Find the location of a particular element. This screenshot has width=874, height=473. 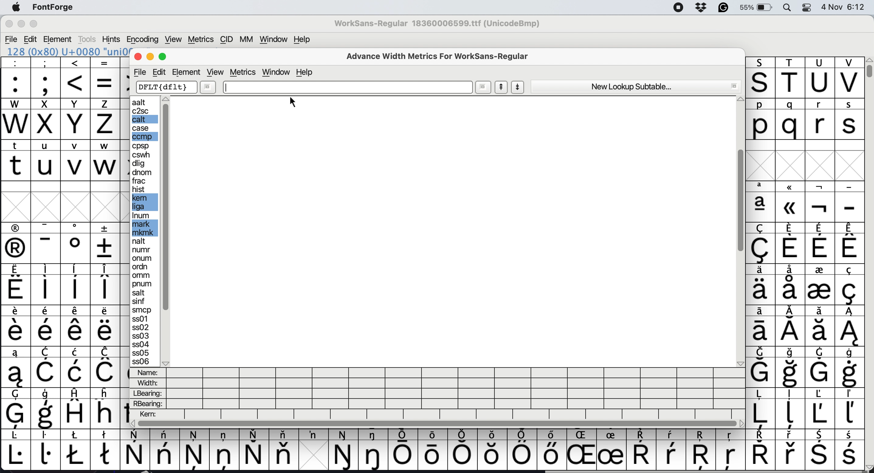

Tools is located at coordinates (86, 39).